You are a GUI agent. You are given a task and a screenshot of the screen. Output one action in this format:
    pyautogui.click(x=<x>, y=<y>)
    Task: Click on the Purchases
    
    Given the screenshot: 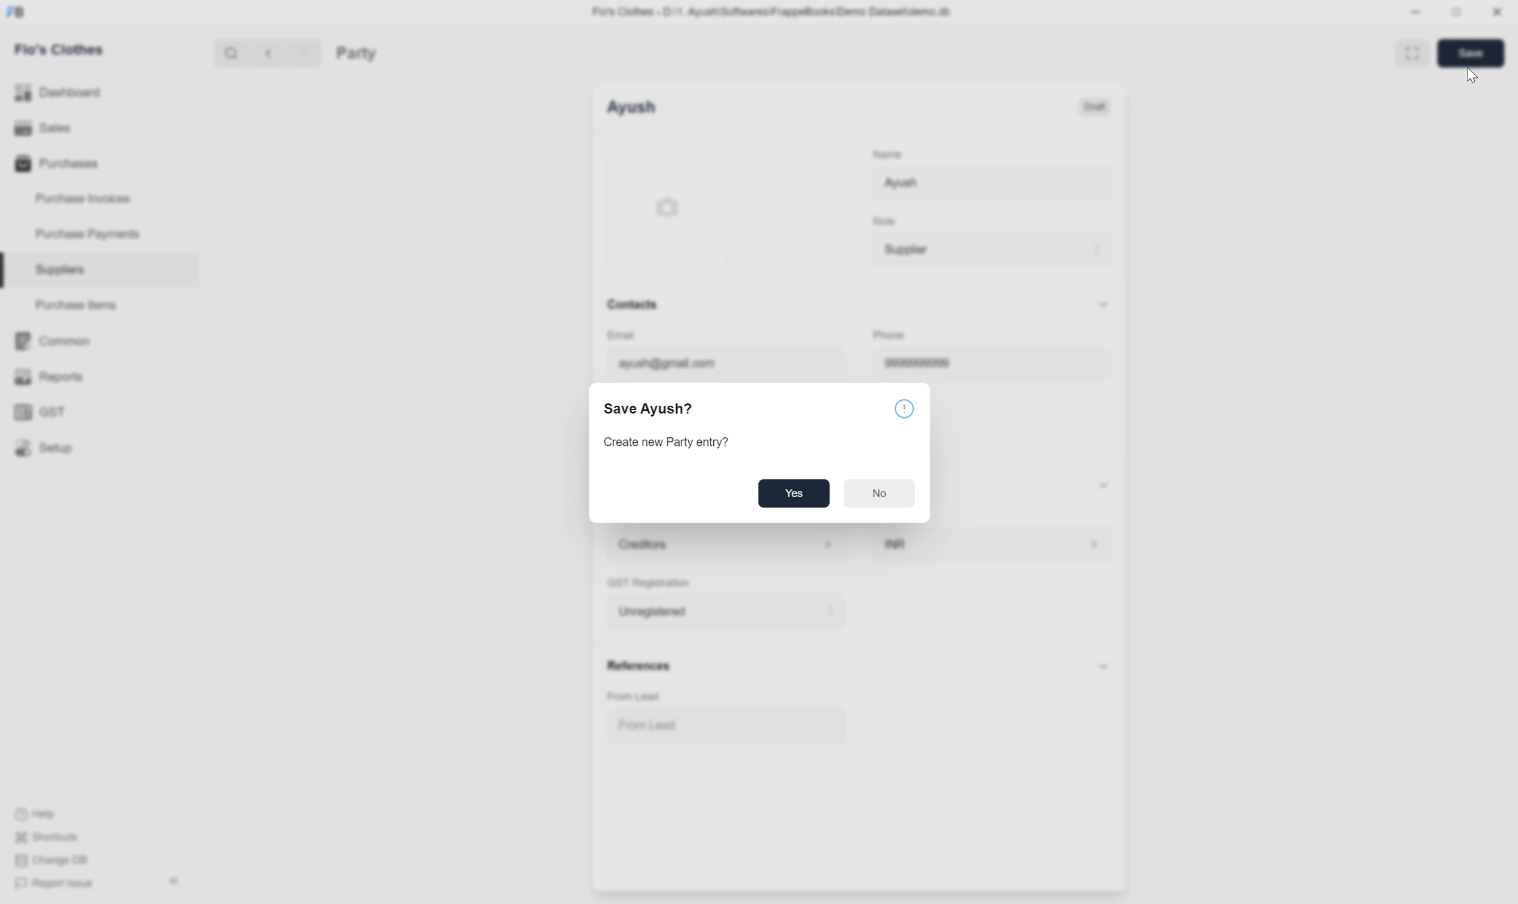 What is the action you would take?
    pyautogui.click(x=98, y=163)
    